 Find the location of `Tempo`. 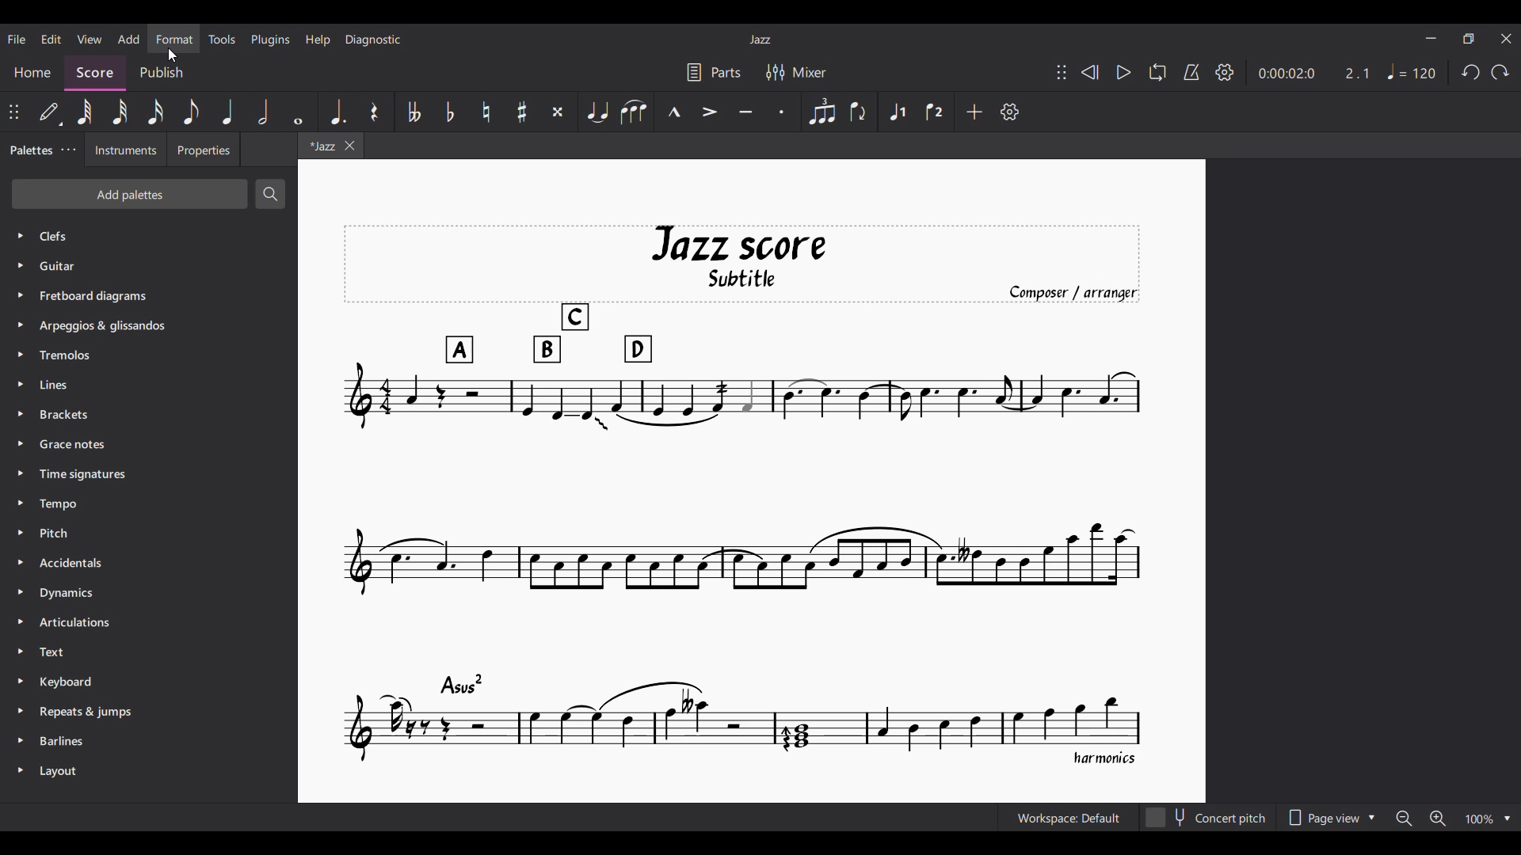

Tempo is located at coordinates (59, 503).